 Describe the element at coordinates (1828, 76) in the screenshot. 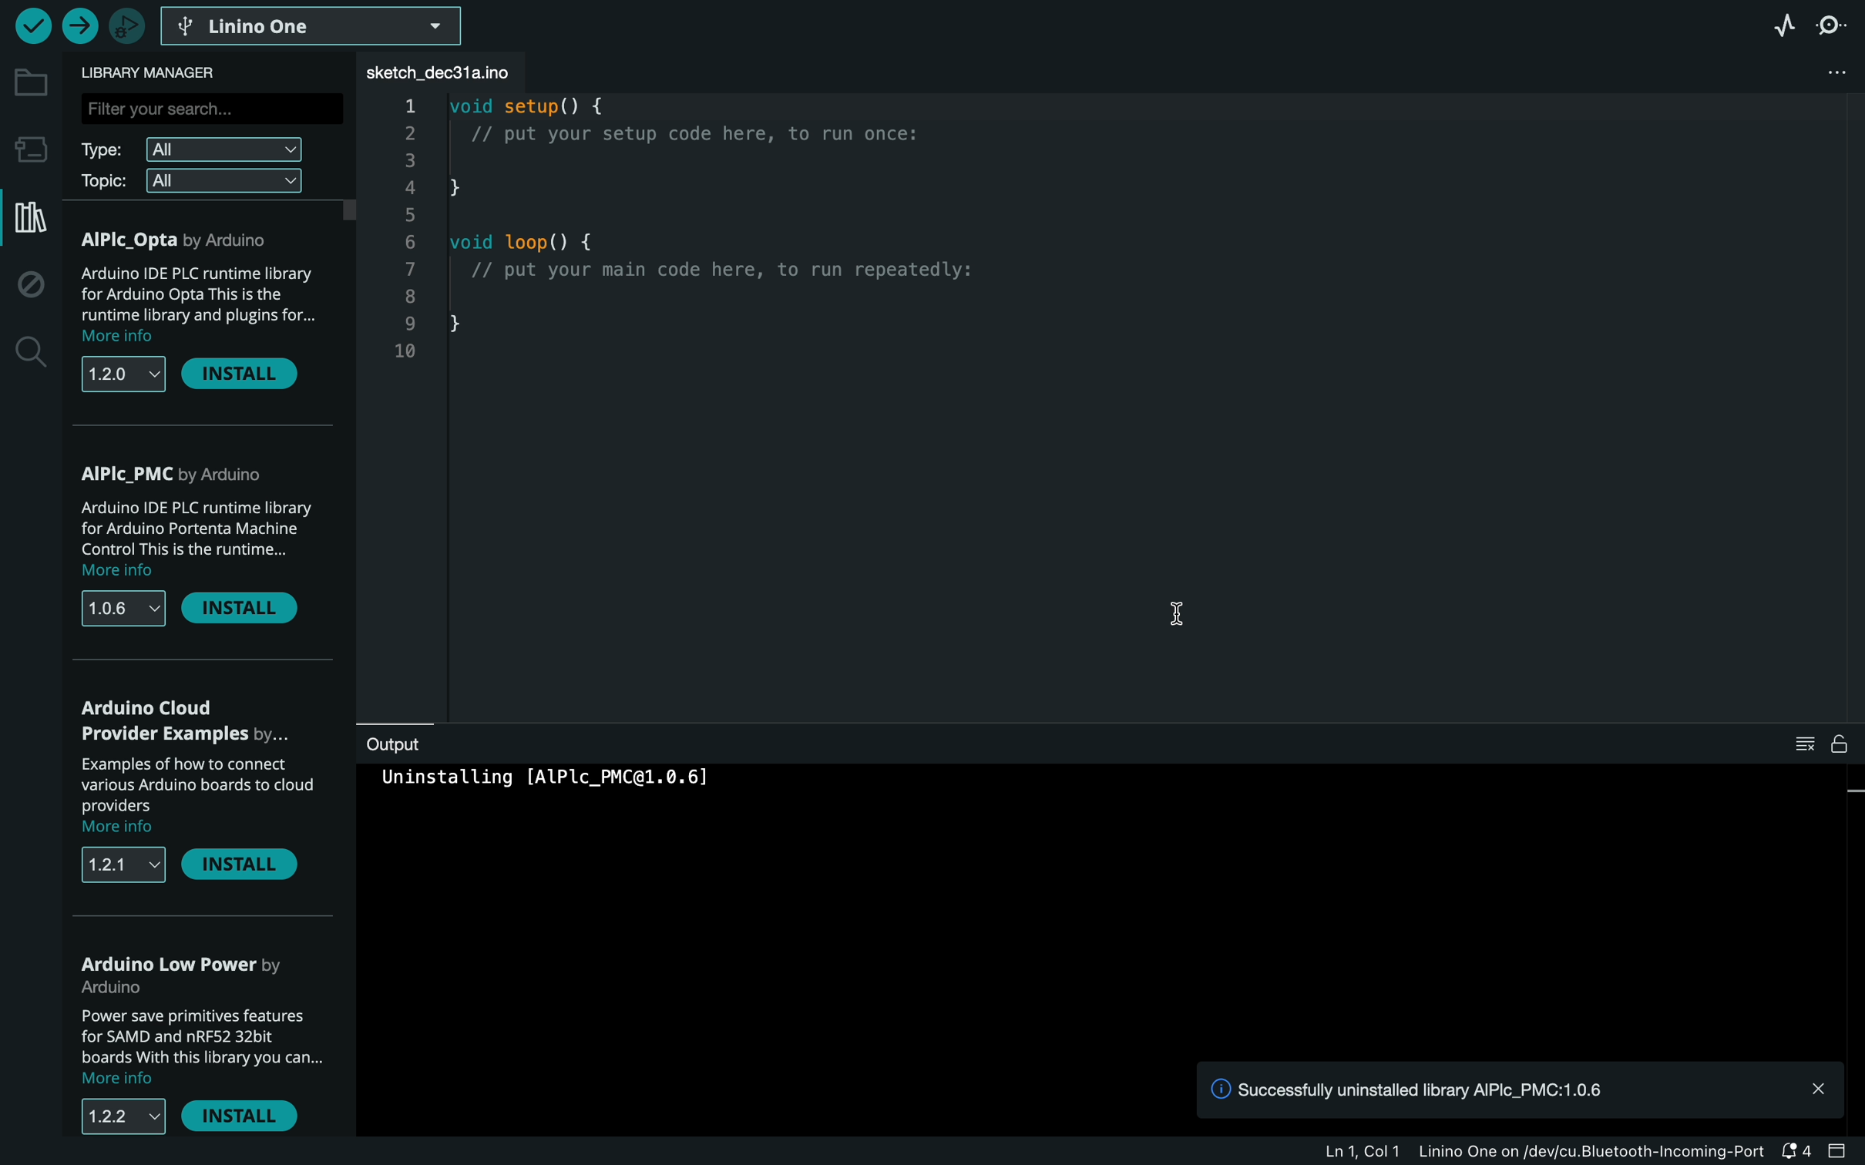

I see `file setting` at that location.